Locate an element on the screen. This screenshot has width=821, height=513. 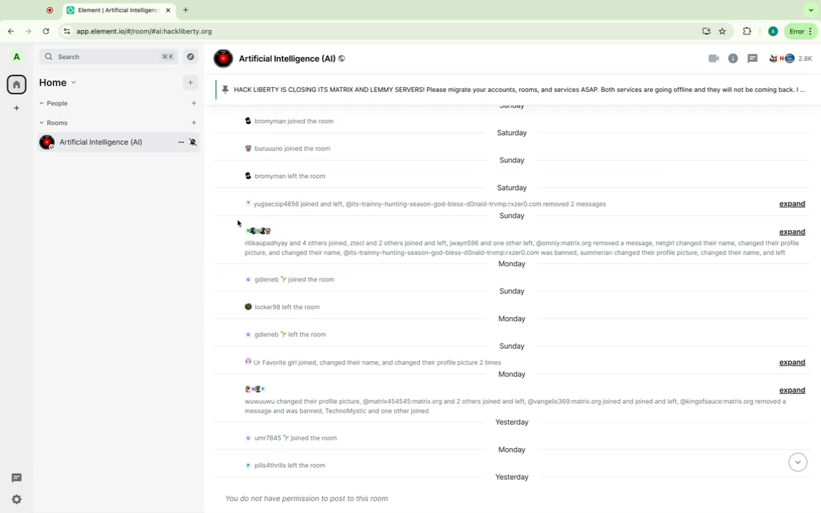
Expand is located at coordinates (795, 204).